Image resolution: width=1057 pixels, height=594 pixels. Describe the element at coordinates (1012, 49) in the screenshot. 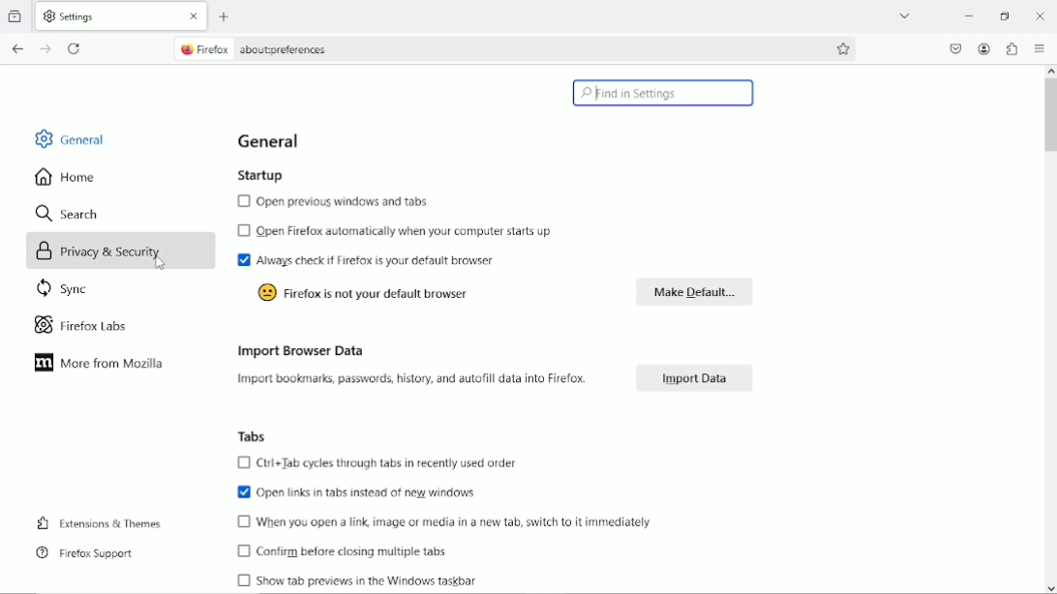

I see `extensions` at that location.